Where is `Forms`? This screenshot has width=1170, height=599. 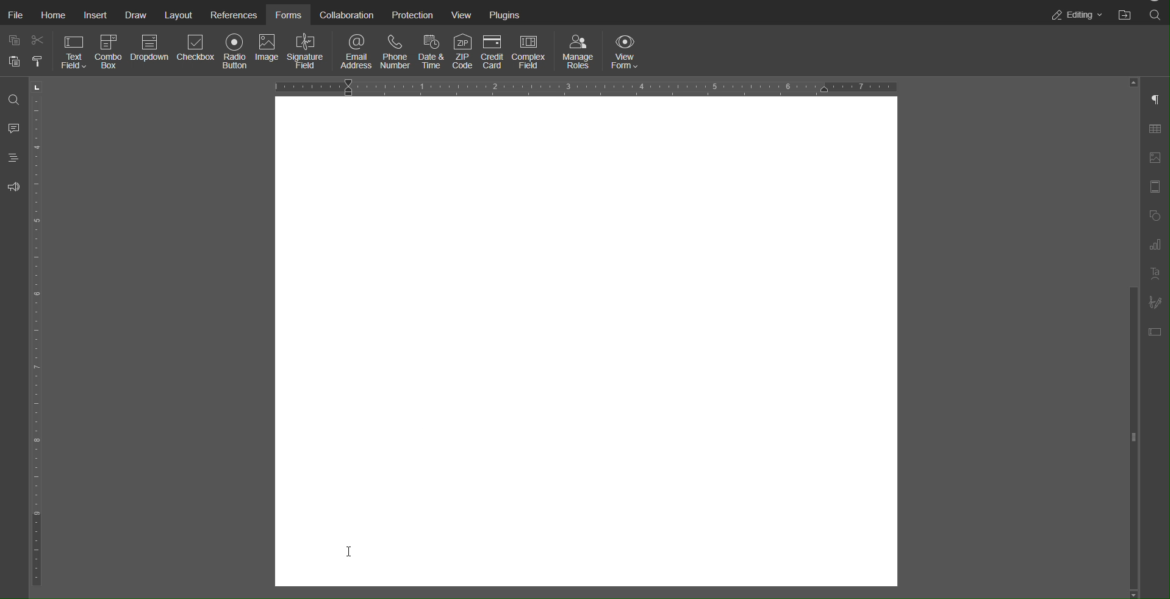 Forms is located at coordinates (287, 13).